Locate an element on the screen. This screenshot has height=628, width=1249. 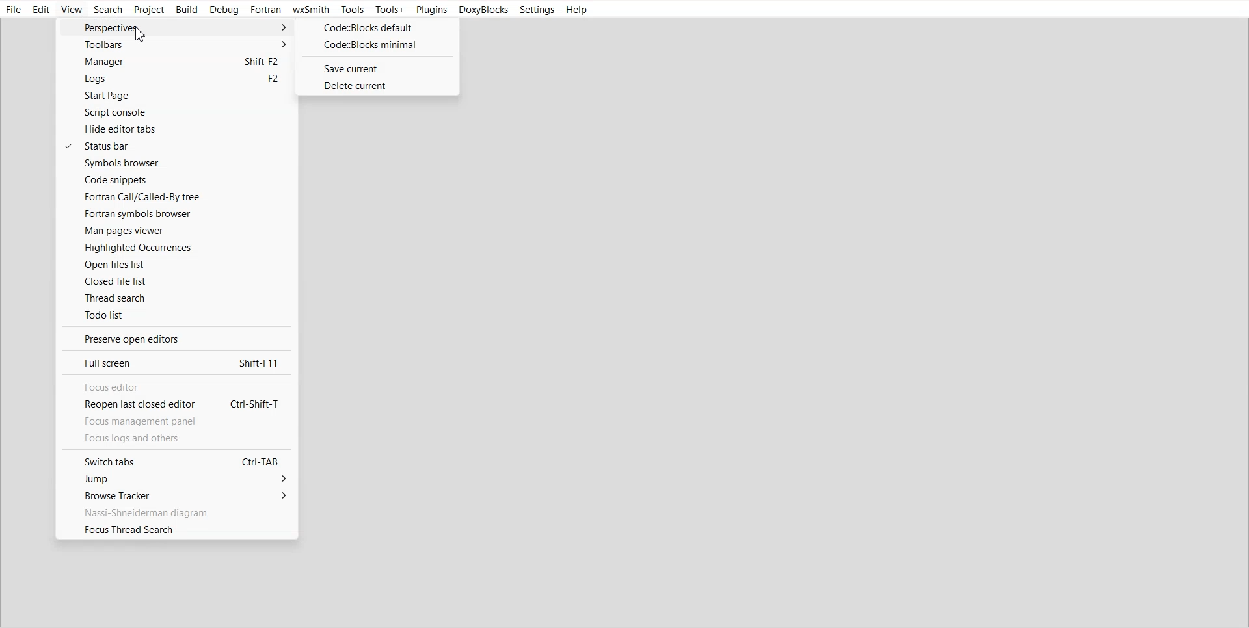
Project is located at coordinates (150, 10).